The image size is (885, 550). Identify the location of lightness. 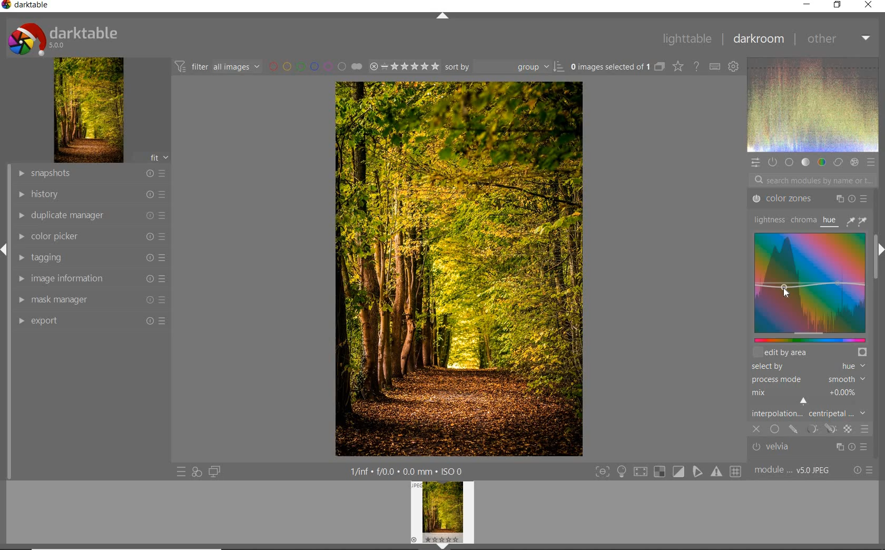
(768, 220).